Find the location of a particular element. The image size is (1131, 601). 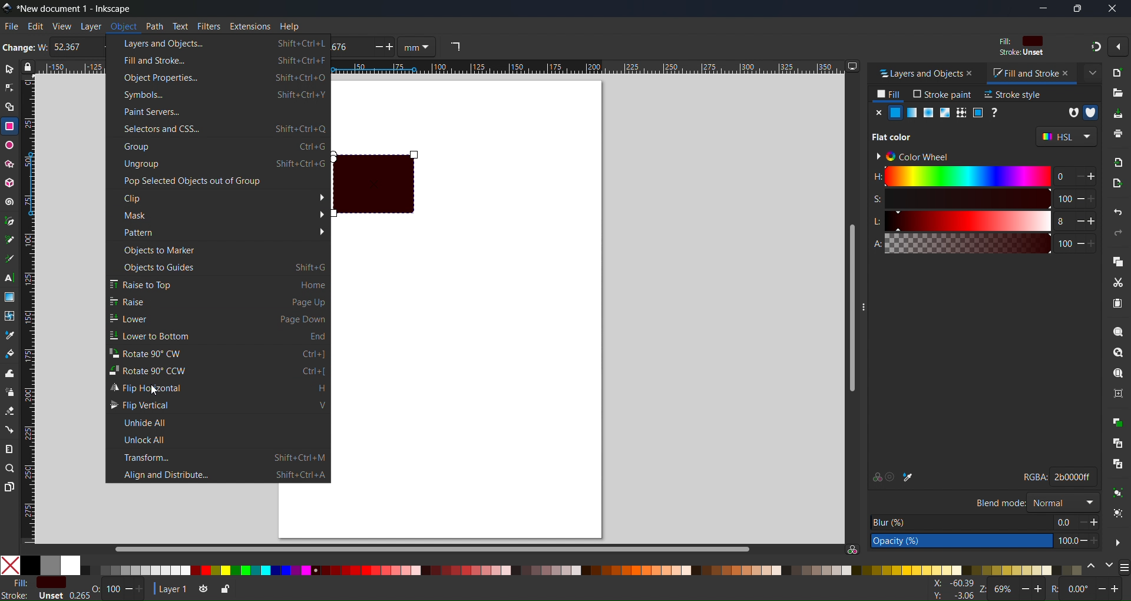

Paint Servers is located at coordinates (218, 112).